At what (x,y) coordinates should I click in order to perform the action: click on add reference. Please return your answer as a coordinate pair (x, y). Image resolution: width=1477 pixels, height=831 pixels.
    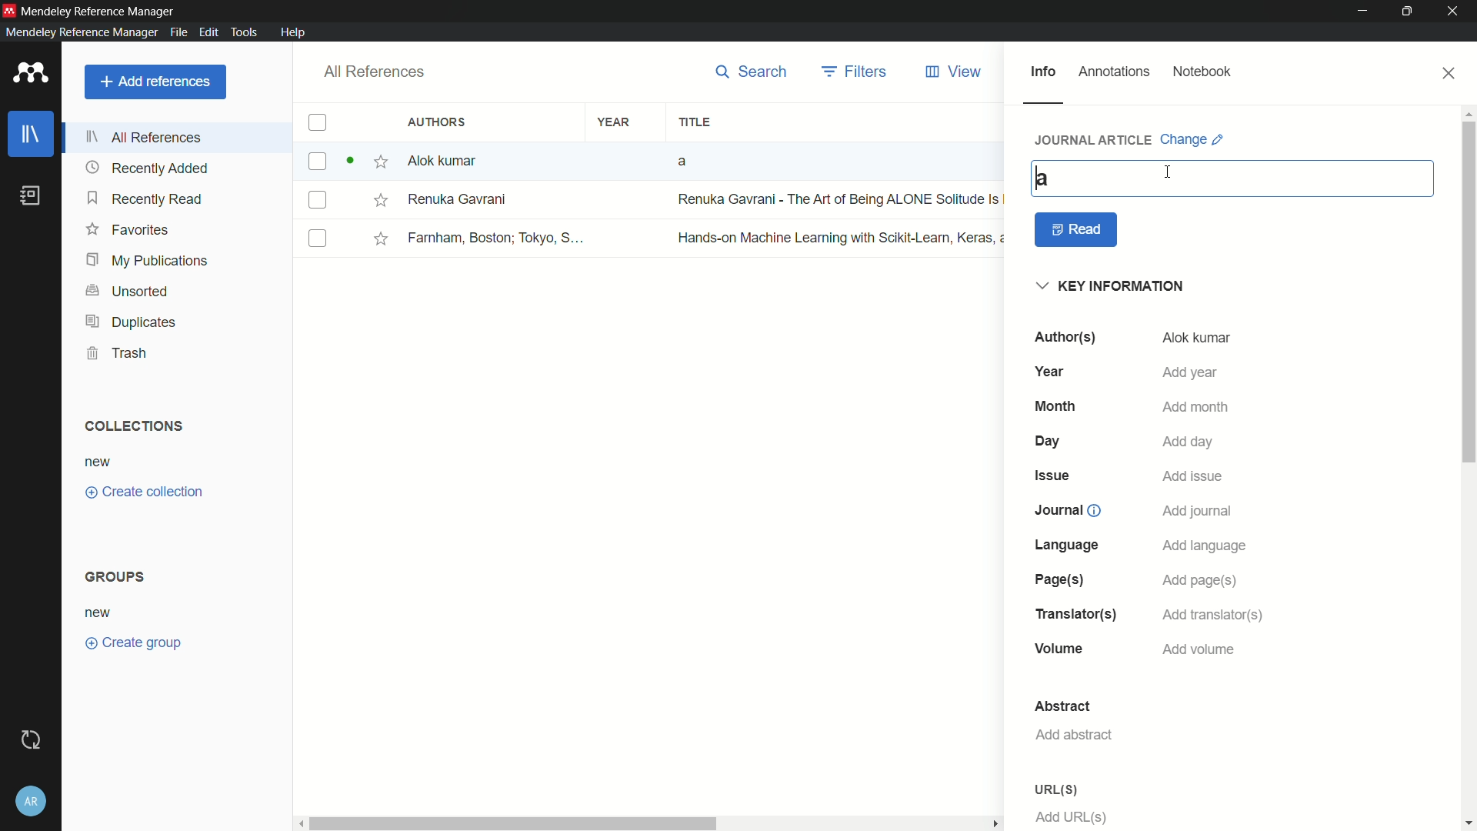
    Looking at the image, I should click on (155, 82).